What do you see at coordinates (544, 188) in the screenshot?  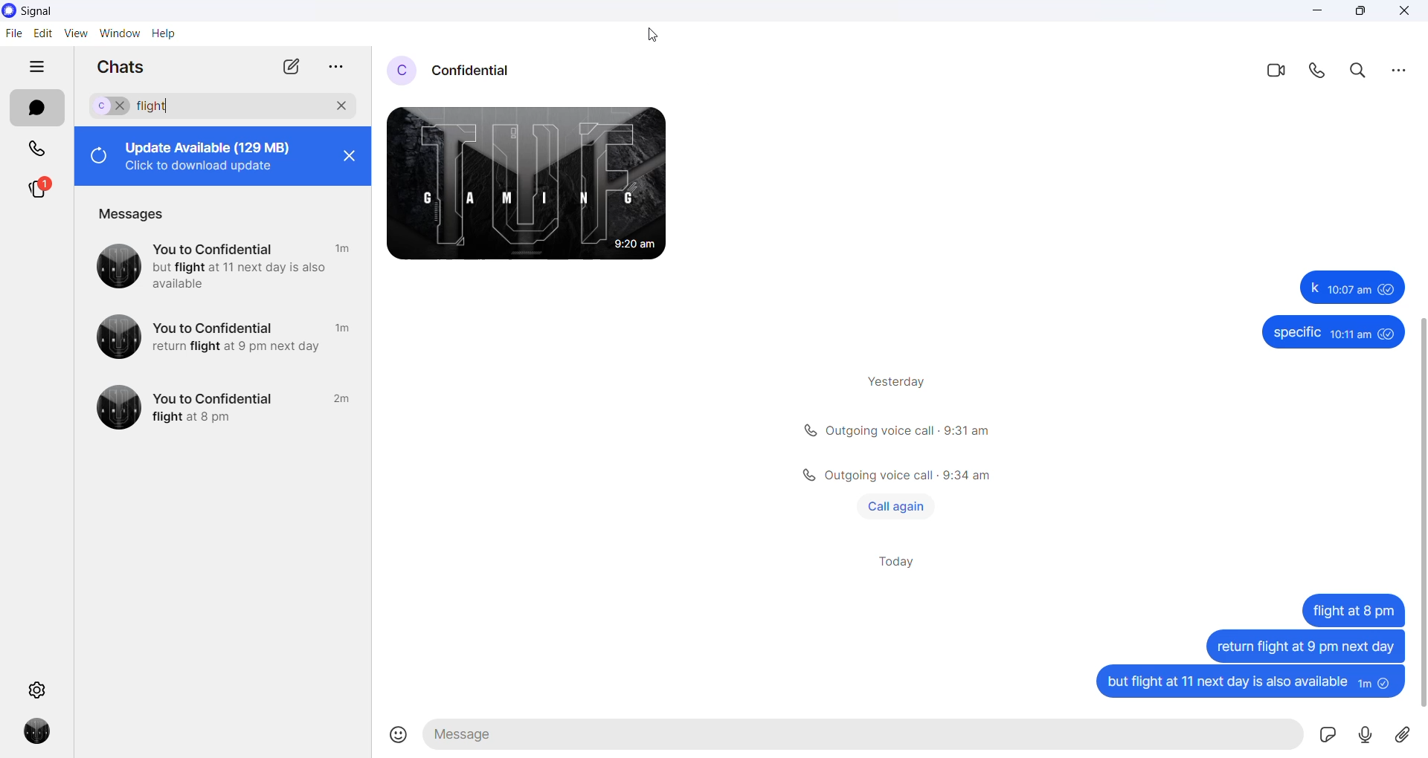 I see `received messages ` at bounding box center [544, 188].